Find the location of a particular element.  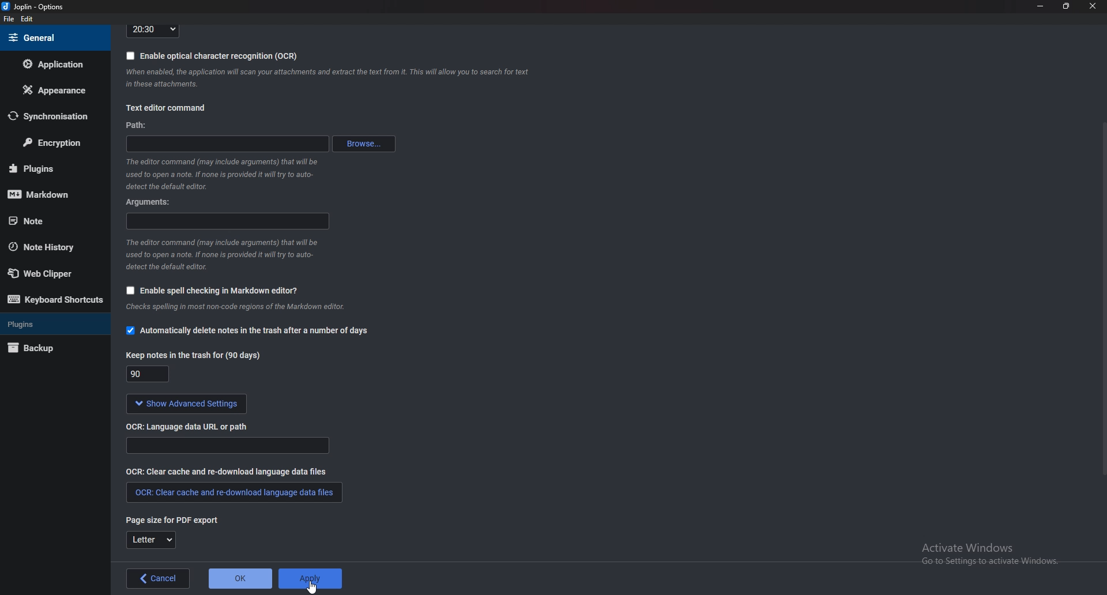

O C R clear cache and redownload language data is located at coordinates (233, 492).